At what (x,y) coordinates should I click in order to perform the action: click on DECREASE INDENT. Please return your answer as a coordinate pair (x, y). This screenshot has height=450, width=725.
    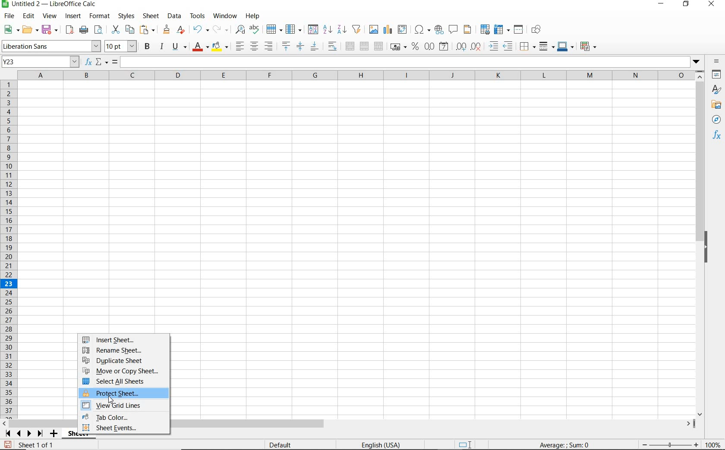
    Looking at the image, I should click on (508, 47).